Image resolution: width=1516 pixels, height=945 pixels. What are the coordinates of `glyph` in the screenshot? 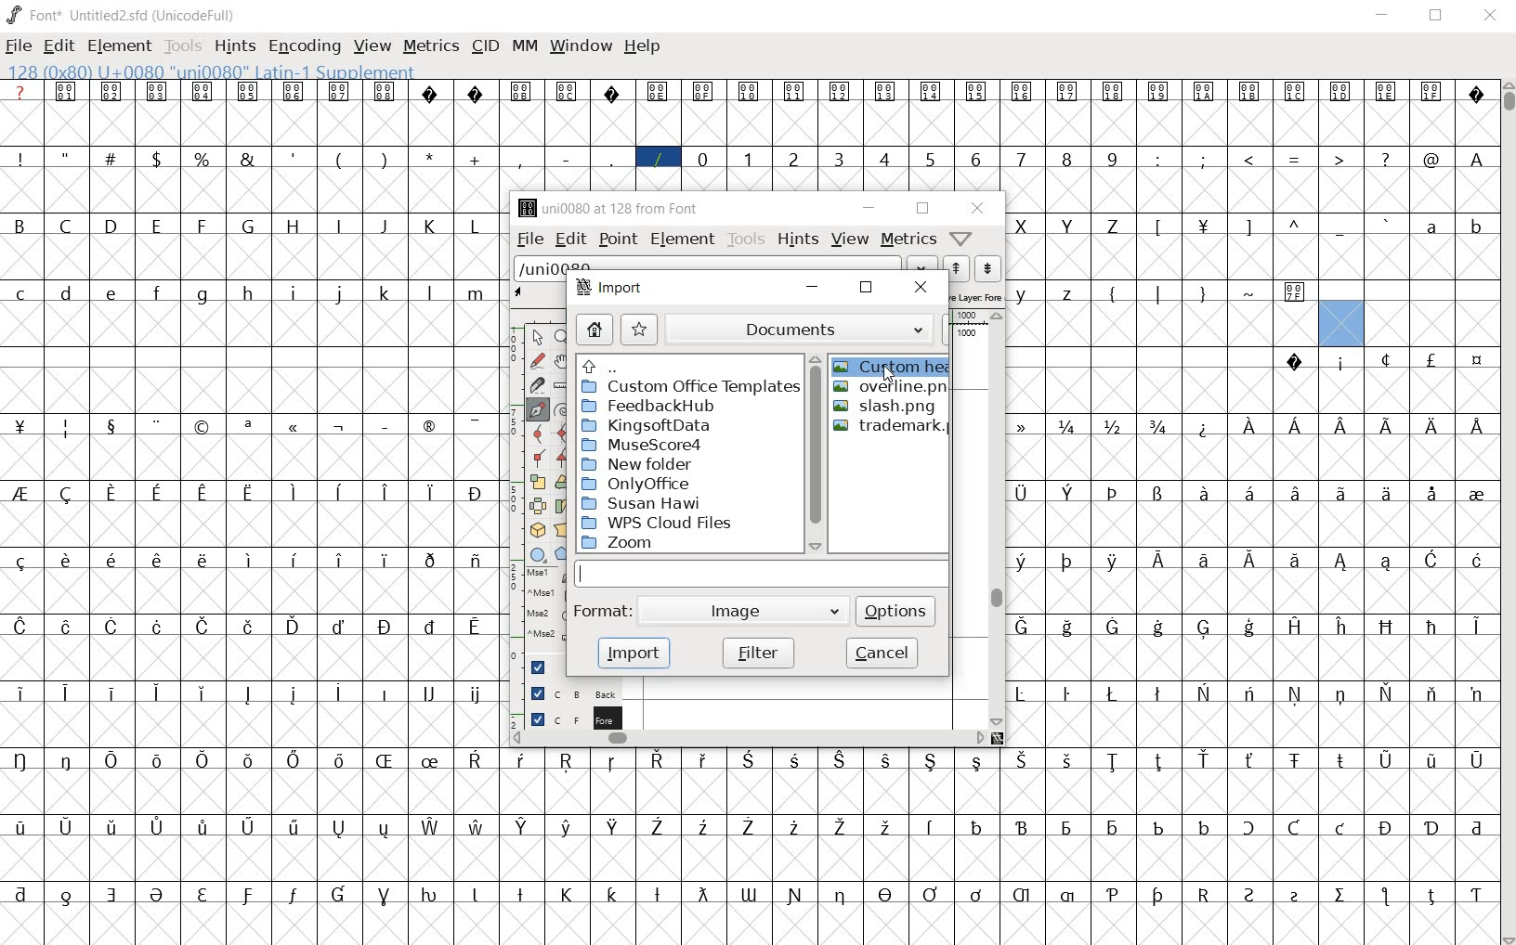 It's located at (1020, 494).